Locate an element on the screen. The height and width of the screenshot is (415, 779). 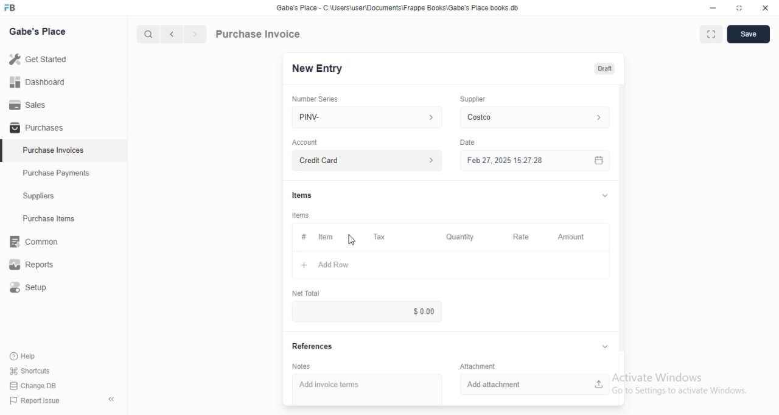
Items is located at coordinates (302, 195).